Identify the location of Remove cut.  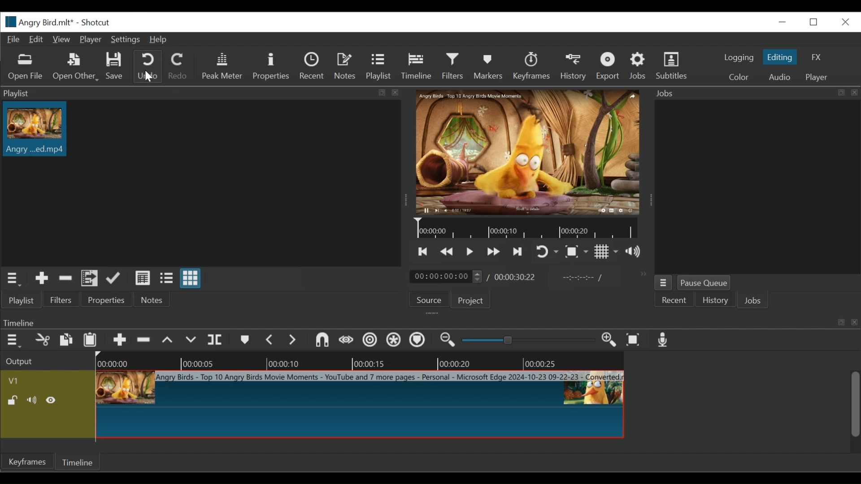
(43, 341).